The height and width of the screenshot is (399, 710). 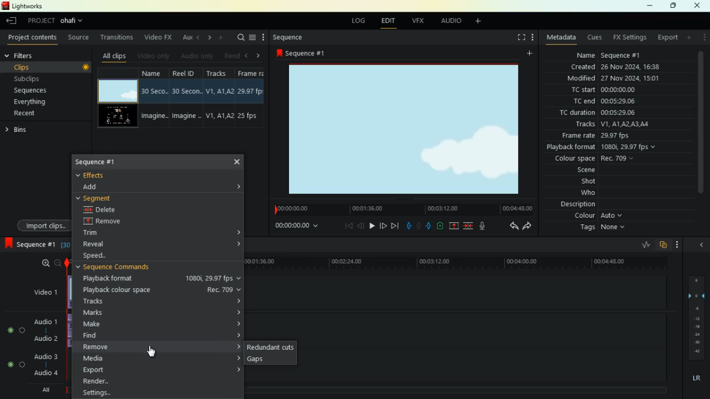 What do you see at coordinates (156, 37) in the screenshot?
I see `video fx` at bounding box center [156, 37].